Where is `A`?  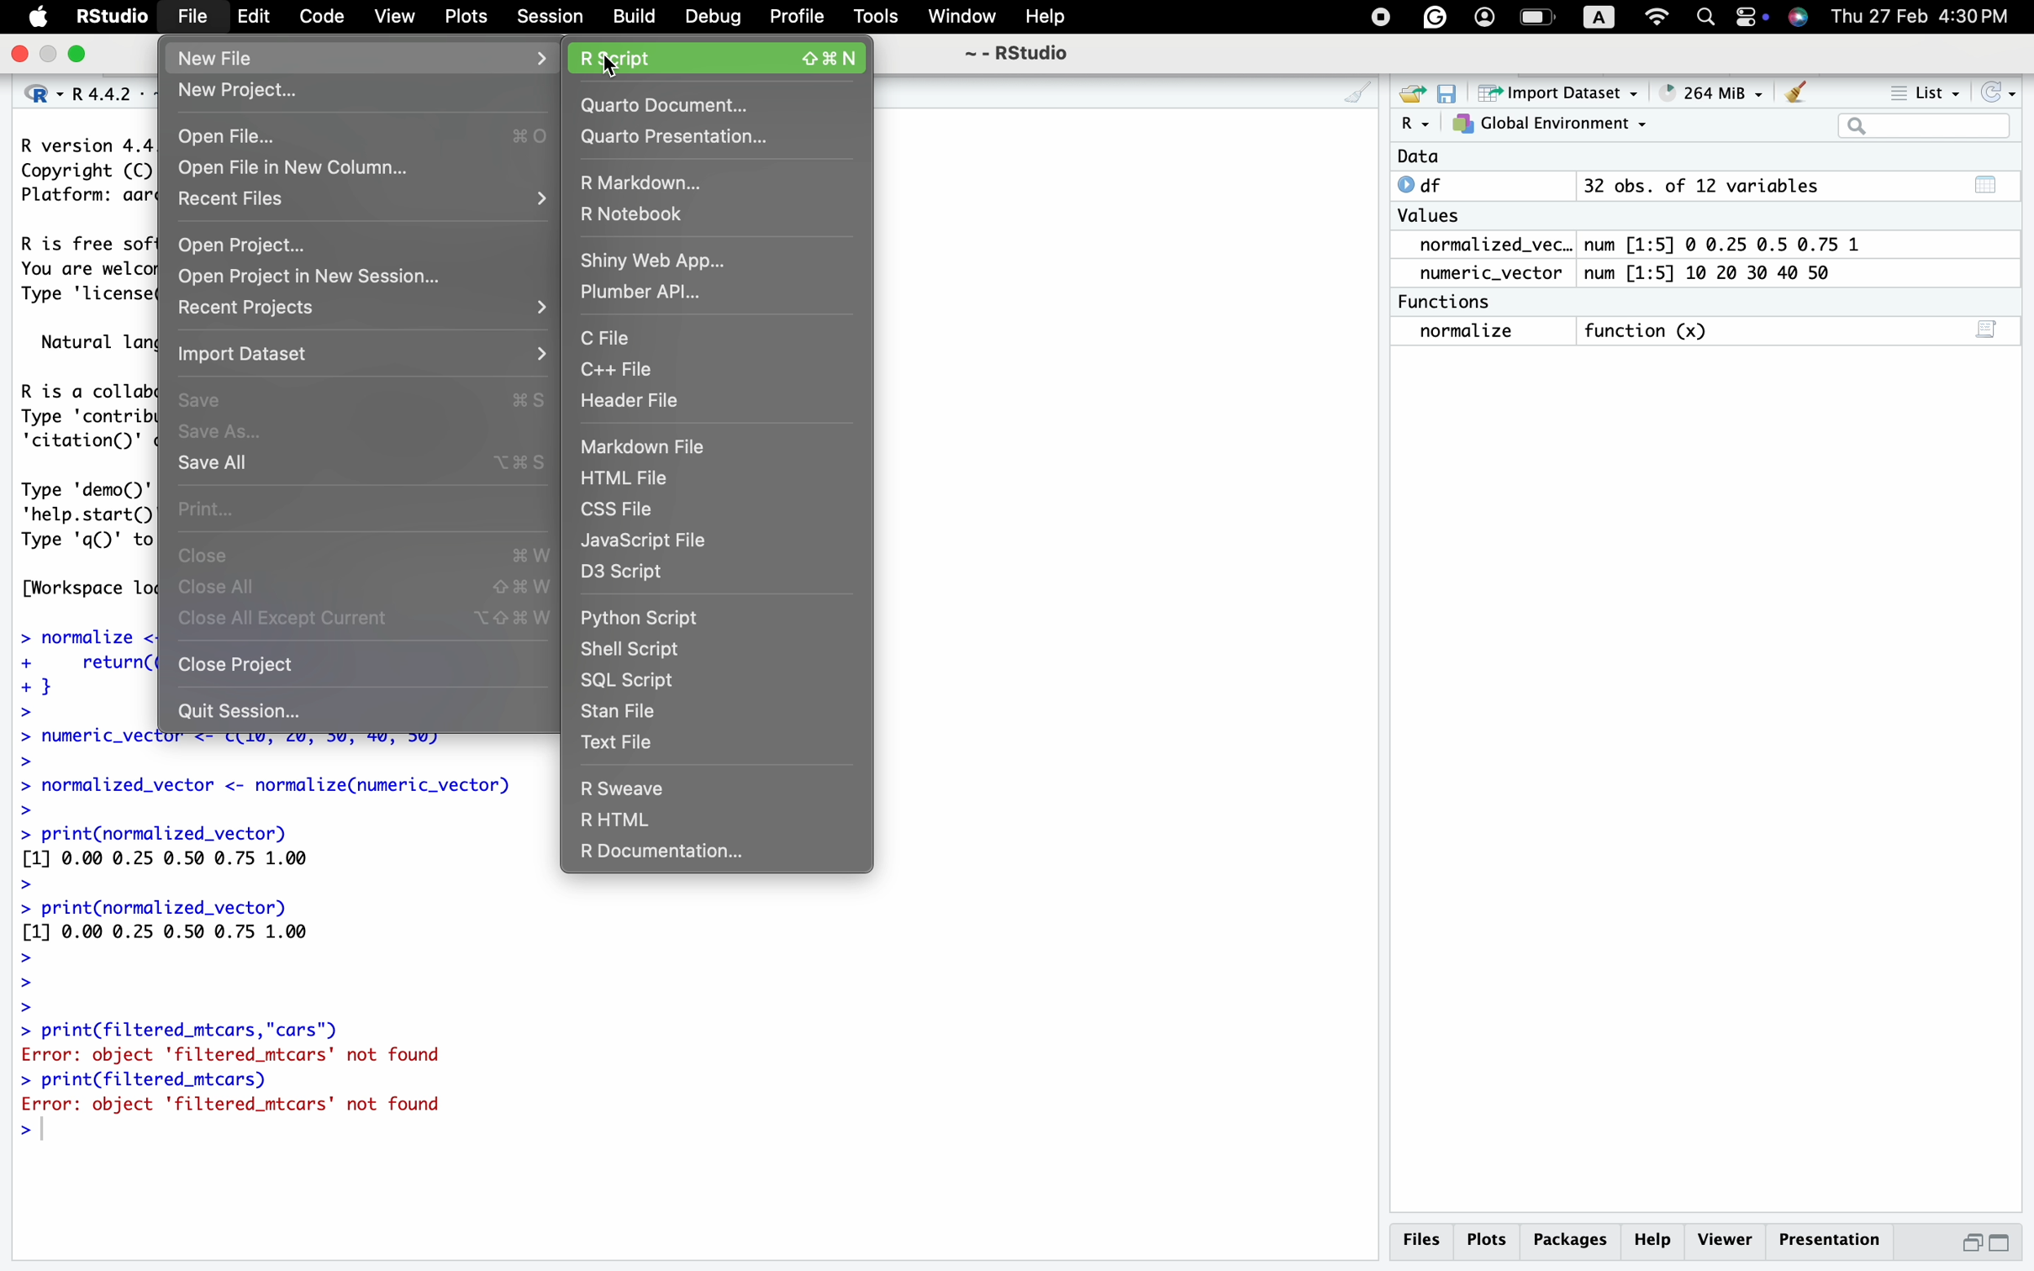
A is located at coordinates (1599, 18).